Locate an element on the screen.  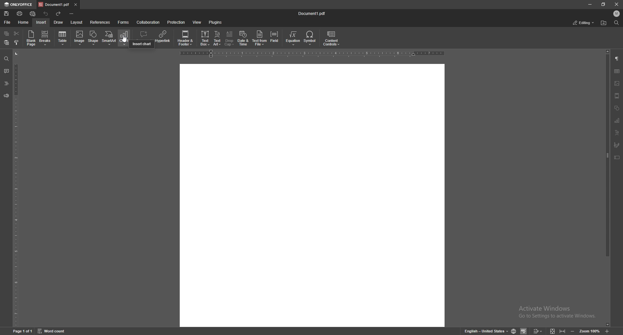
shapes is located at coordinates (617, 108).